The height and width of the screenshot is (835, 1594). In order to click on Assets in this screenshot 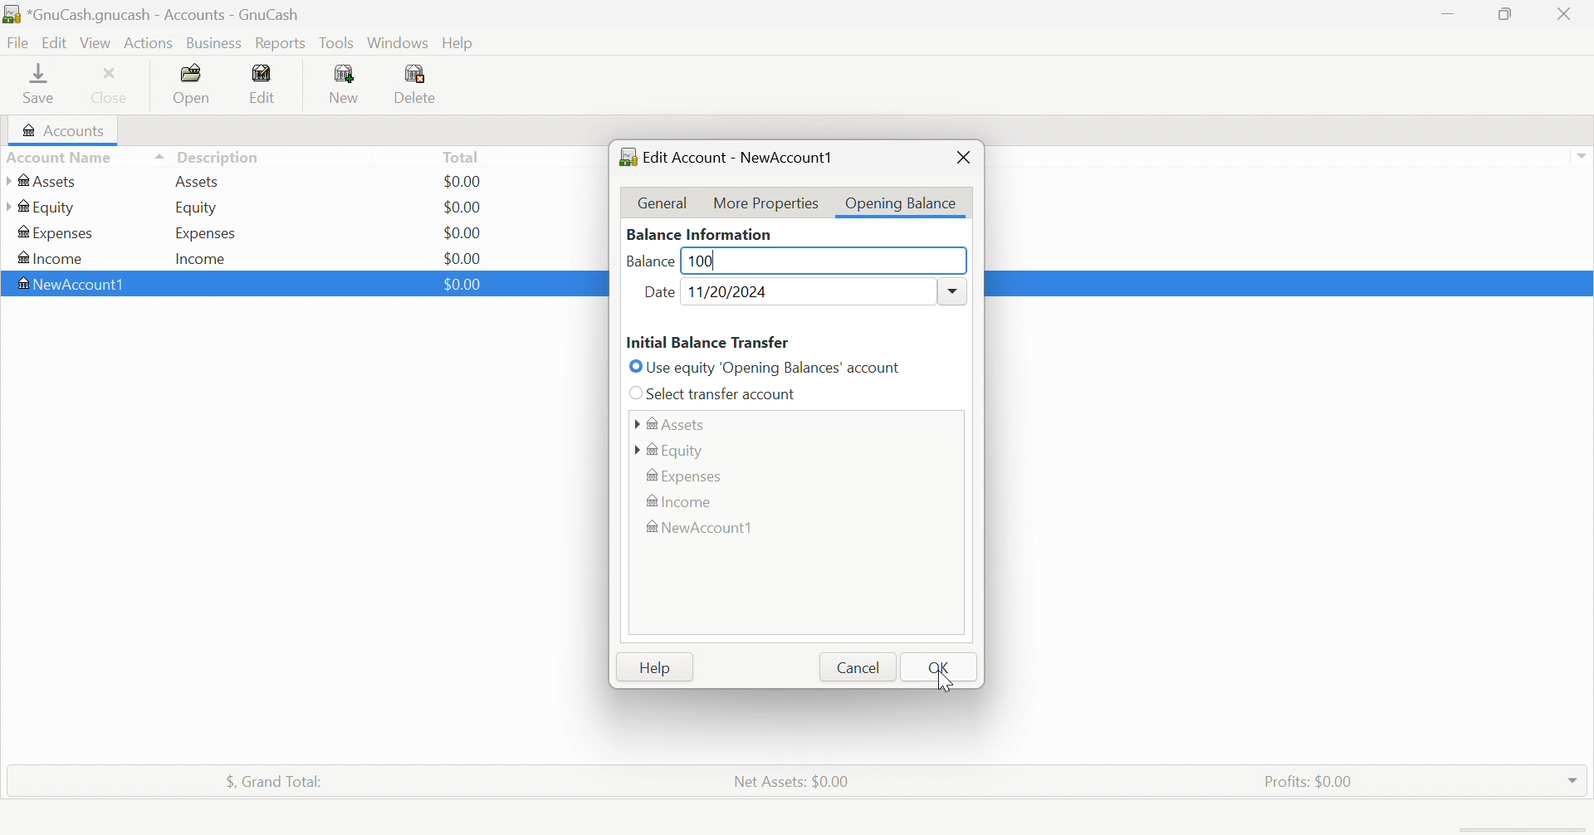, I will do `click(203, 182)`.